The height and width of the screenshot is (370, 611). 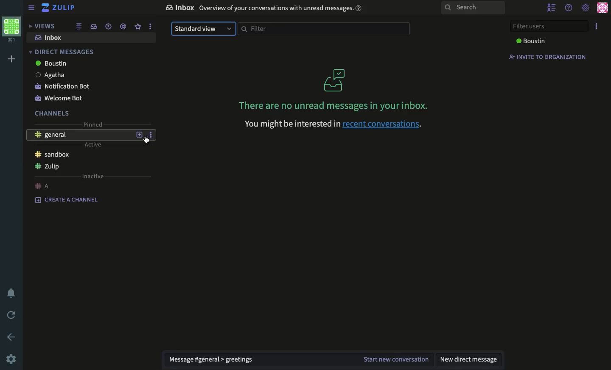 What do you see at coordinates (213, 359) in the screenshot?
I see `message general greetings` at bounding box center [213, 359].